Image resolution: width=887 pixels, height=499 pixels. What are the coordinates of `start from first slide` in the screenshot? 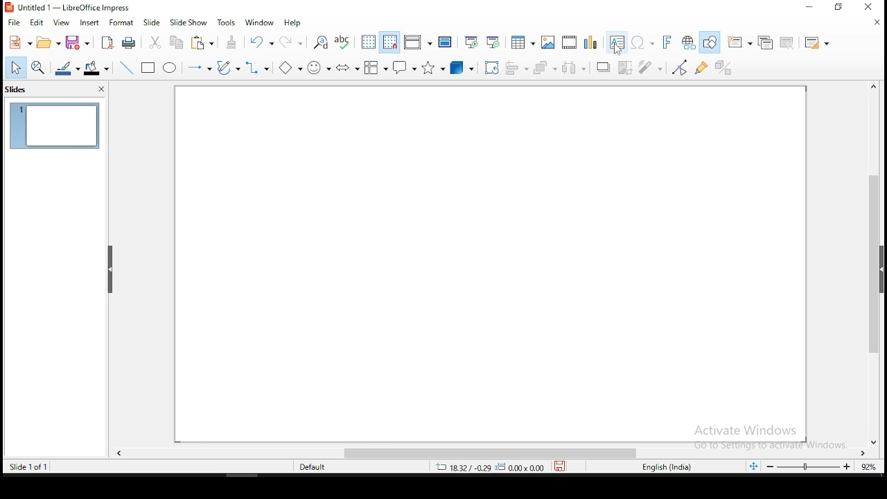 It's located at (471, 42).